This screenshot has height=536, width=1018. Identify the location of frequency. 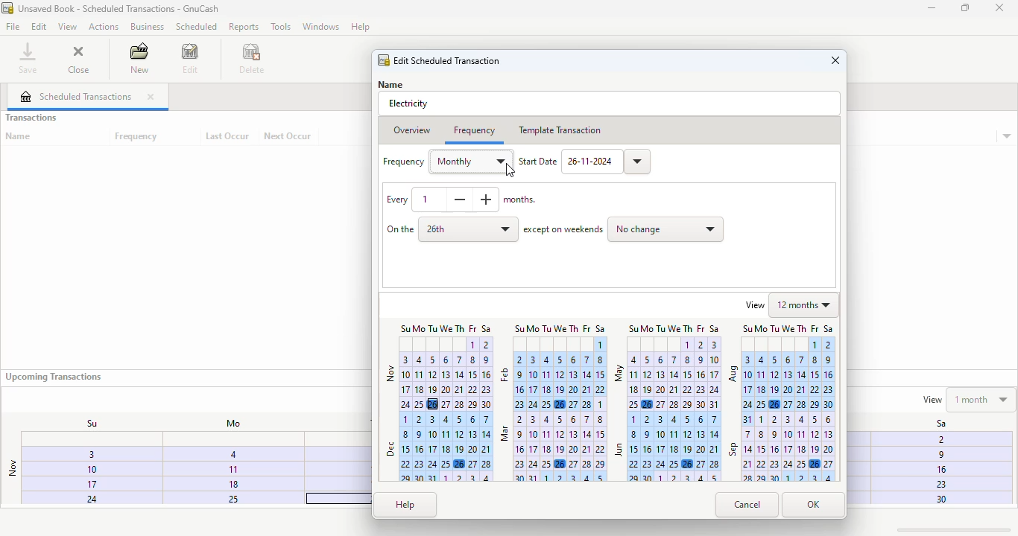
(473, 130).